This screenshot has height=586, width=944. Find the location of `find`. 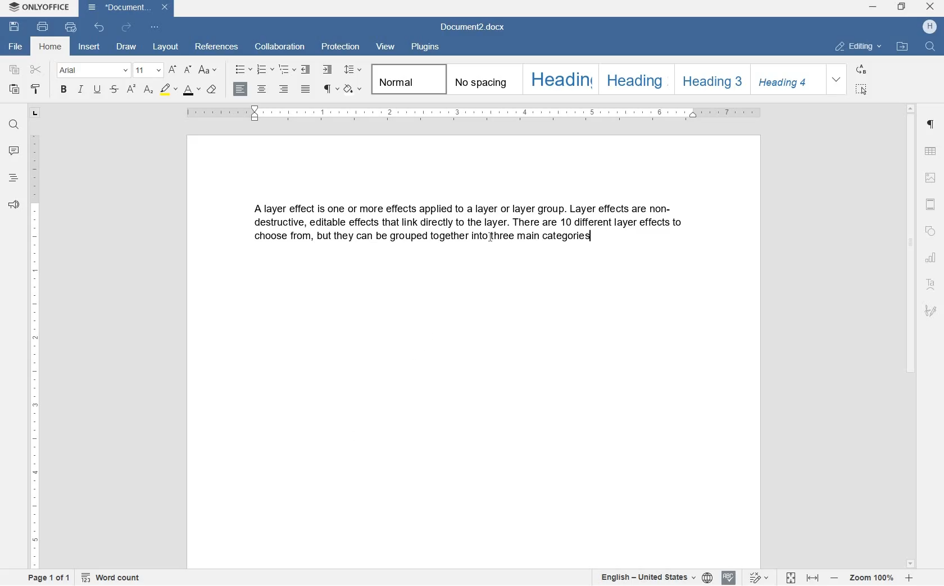

find is located at coordinates (929, 47).